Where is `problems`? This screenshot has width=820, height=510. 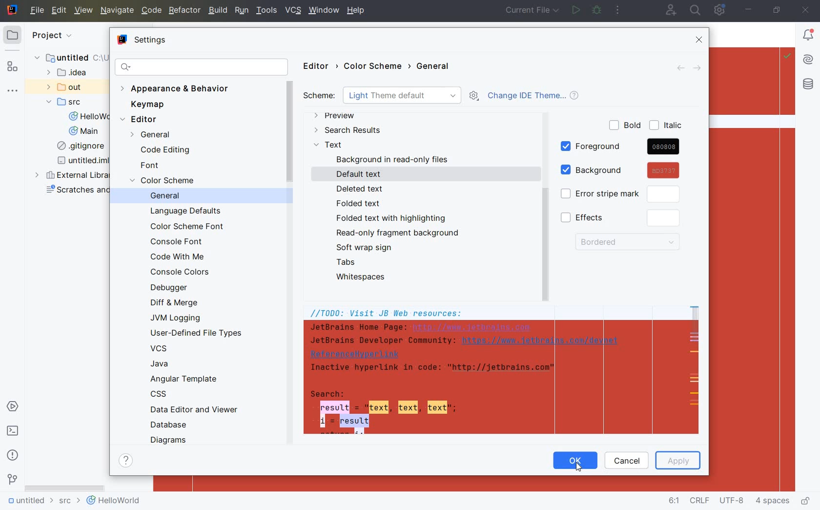
problems is located at coordinates (13, 455).